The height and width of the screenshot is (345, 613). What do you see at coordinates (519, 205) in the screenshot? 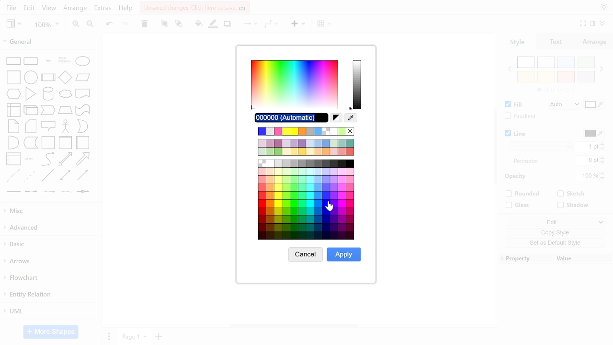
I see `glass` at bounding box center [519, 205].